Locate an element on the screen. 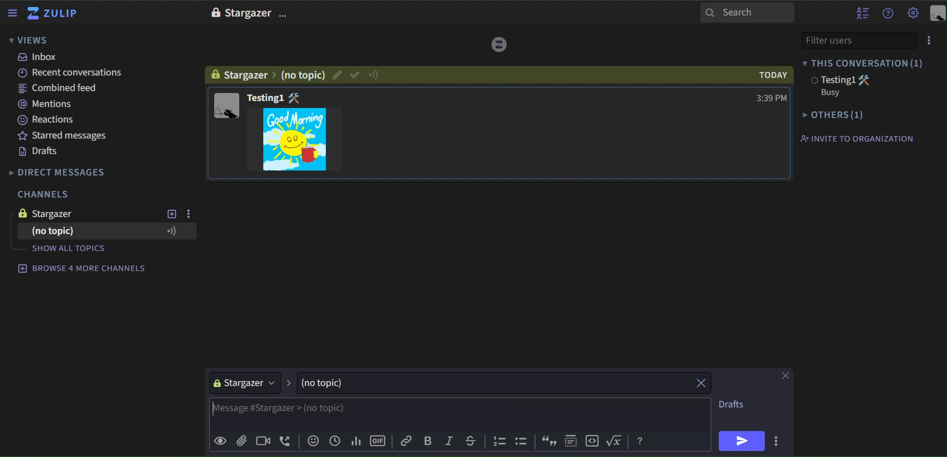 The height and width of the screenshot is (457, 947). combined feed is located at coordinates (62, 90).